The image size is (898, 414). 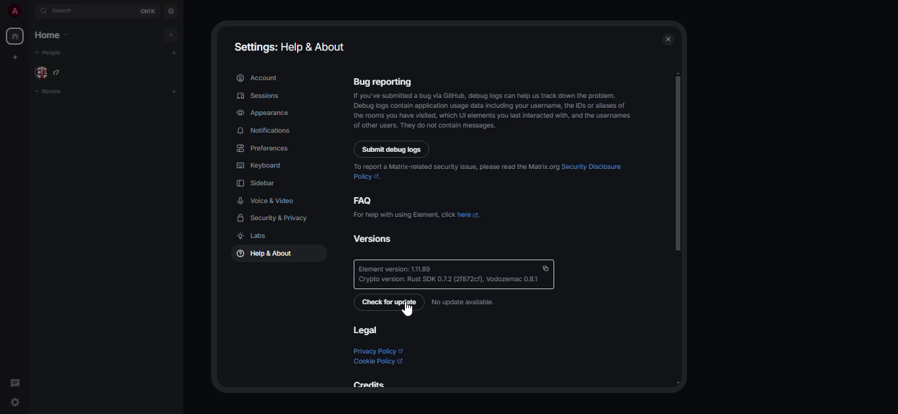 I want to click on keyboard, so click(x=259, y=164).